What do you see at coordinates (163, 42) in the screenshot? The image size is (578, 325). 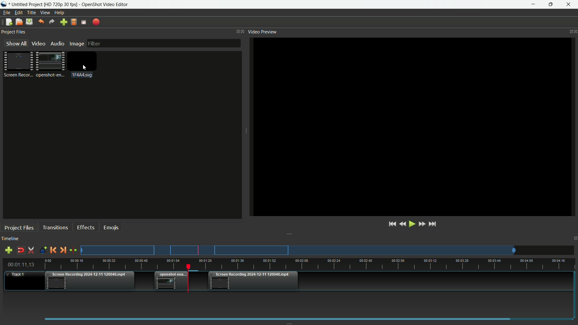 I see `filter bar` at bounding box center [163, 42].